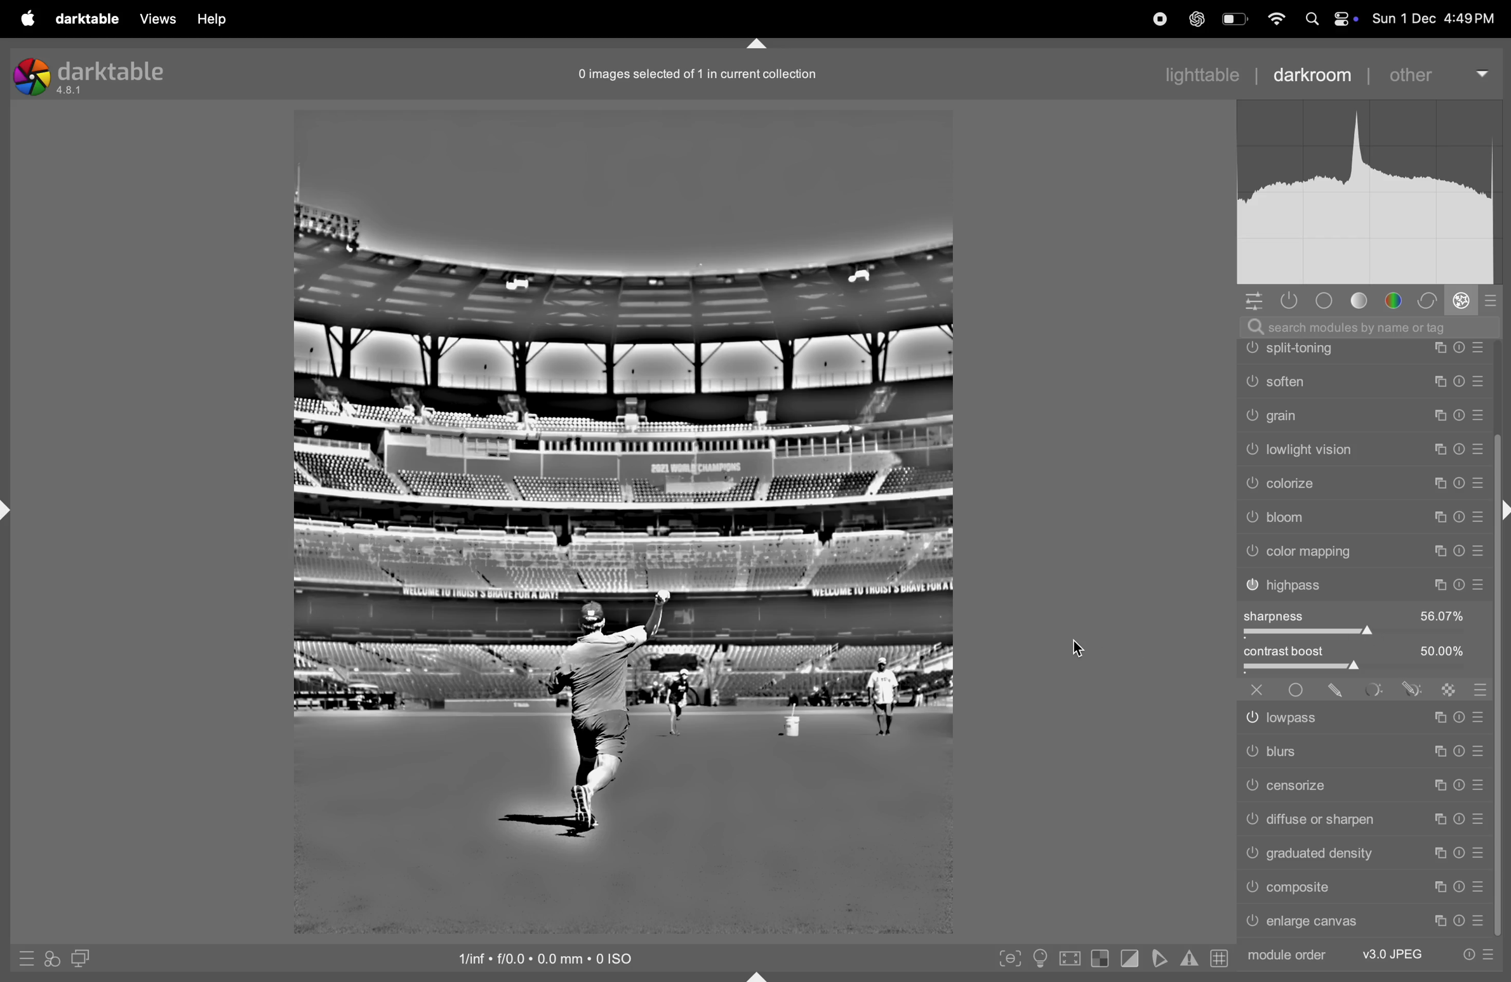 This screenshot has width=1511, height=982. What do you see at coordinates (764, 44) in the screenshot?
I see `markdown` at bounding box center [764, 44].